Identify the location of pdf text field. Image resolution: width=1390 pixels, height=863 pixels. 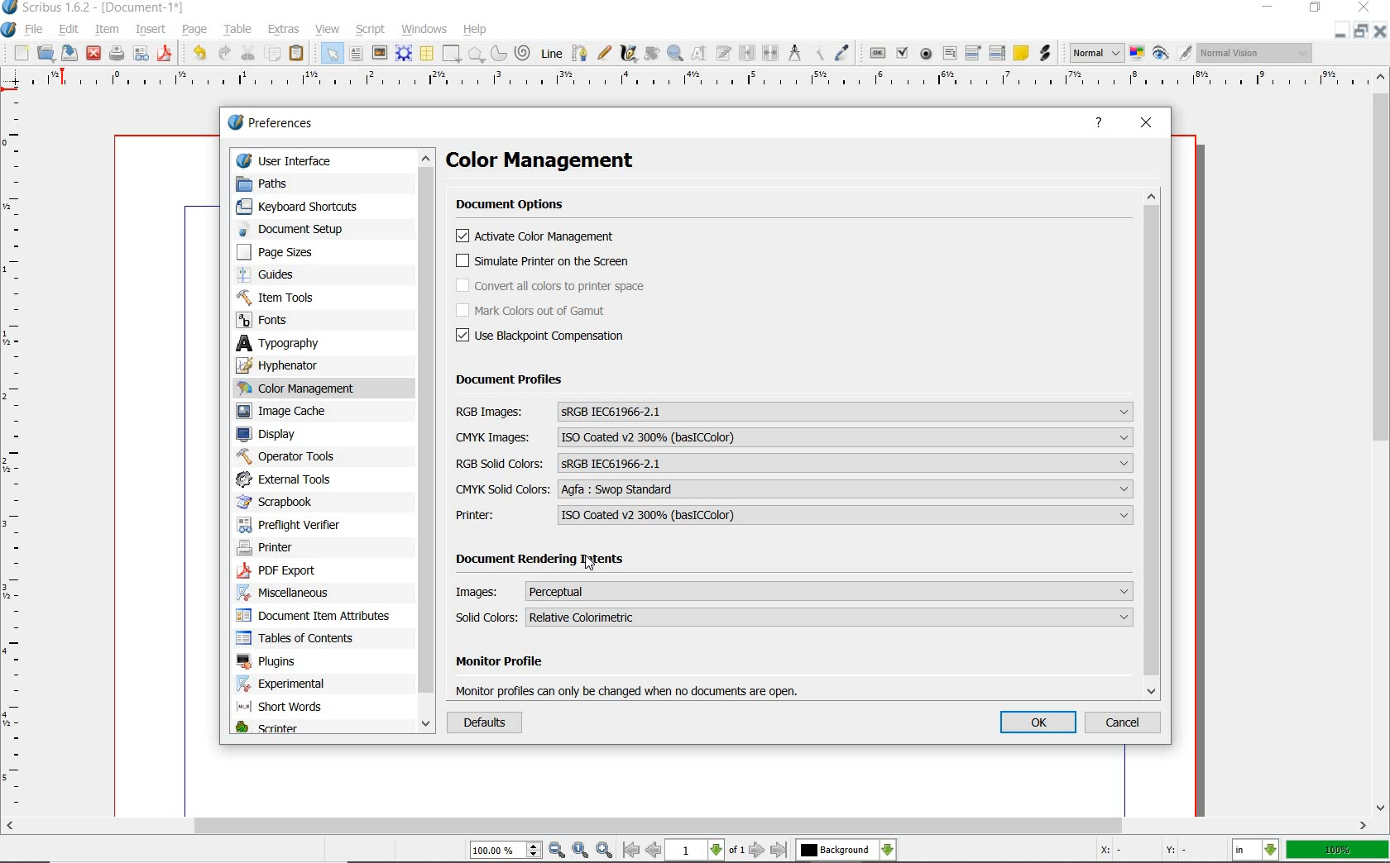
(949, 53).